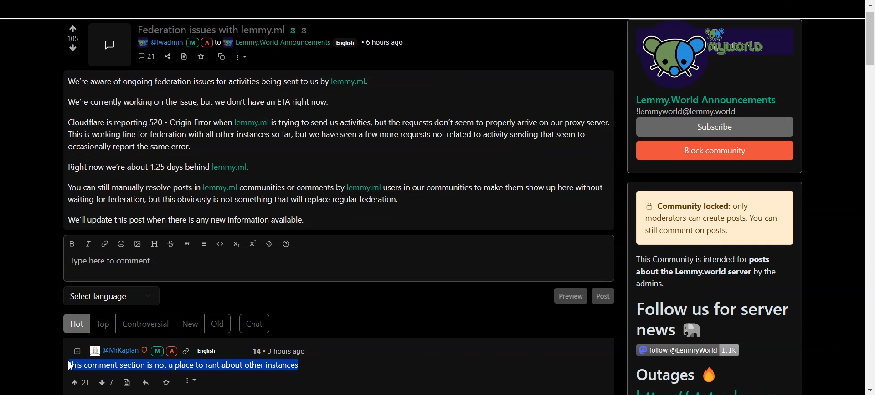  What do you see at coordinates (188, 220) in the screenshot?
I see `We'll update this post when there is any new information available.` at bounding box center [188, 220].